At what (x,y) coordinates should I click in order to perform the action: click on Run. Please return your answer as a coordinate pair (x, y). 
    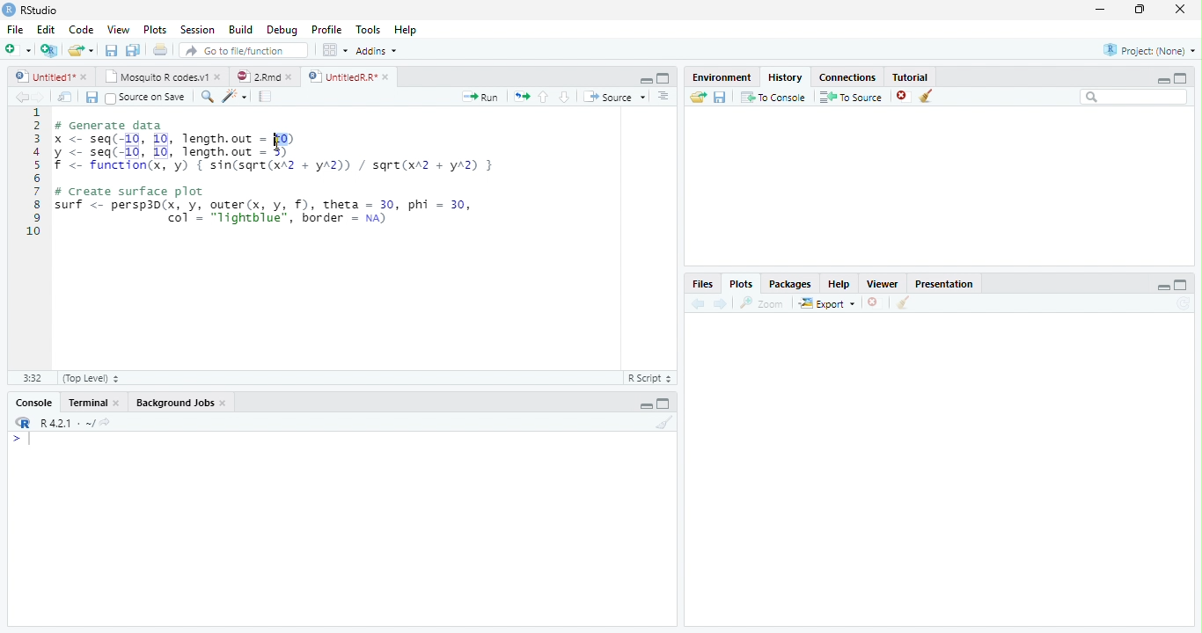
    Looking at the image, I should click on (479, 97).